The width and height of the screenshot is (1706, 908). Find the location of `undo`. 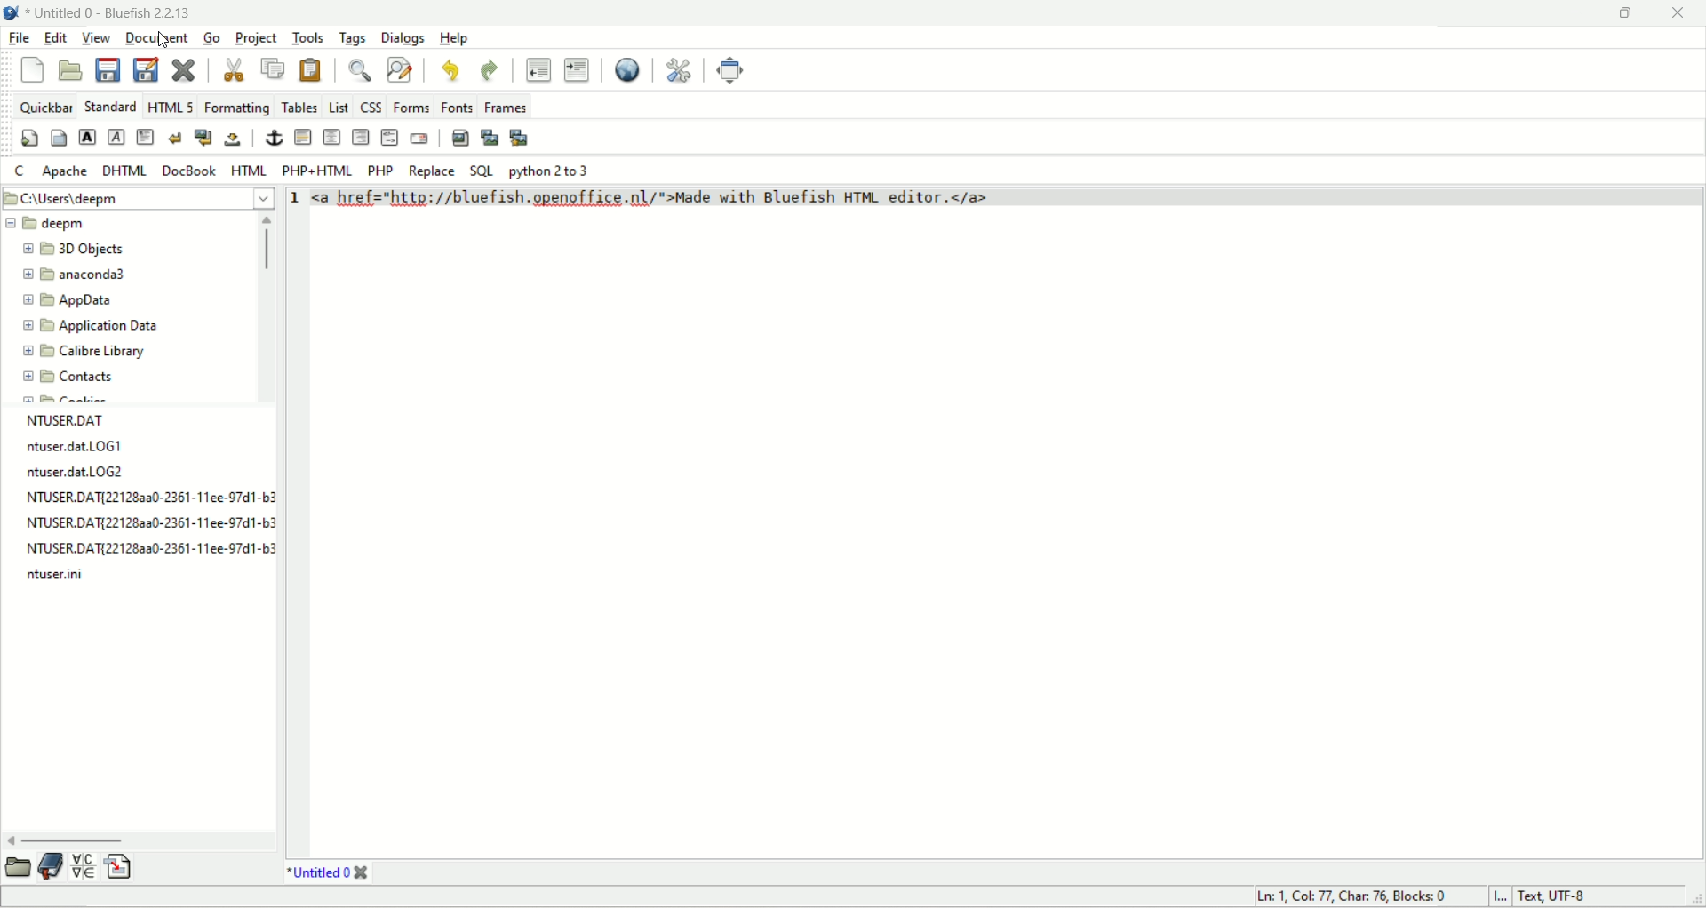

undo is located at coordinates (450, 71).